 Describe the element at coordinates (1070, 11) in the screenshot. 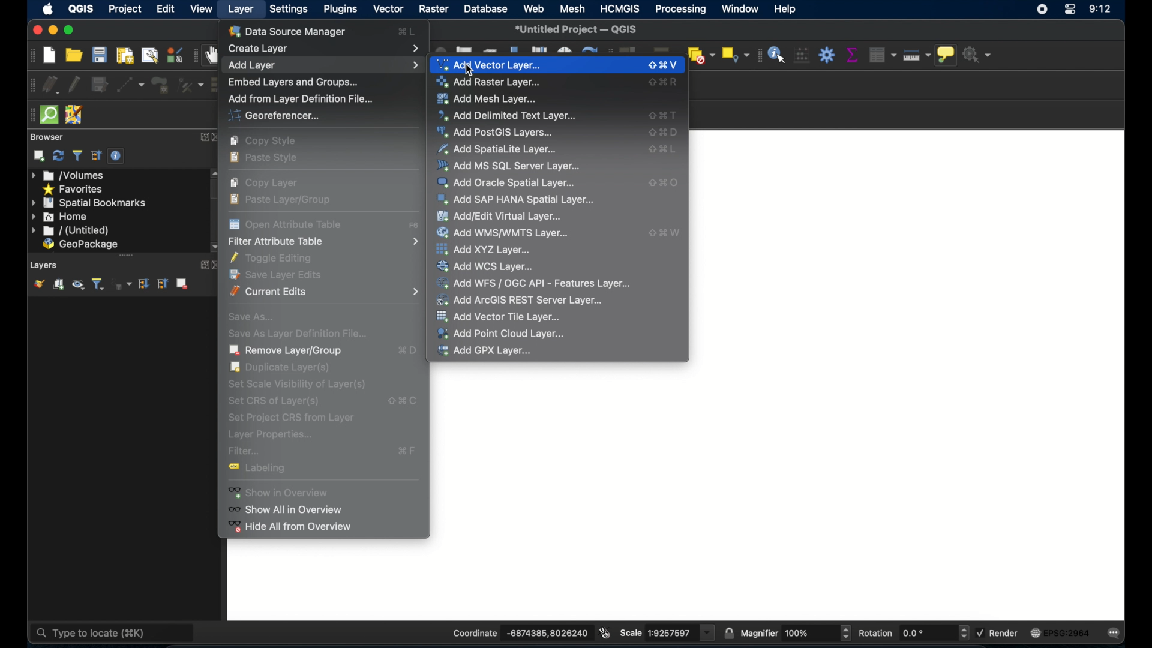

I see `control center` at that location.